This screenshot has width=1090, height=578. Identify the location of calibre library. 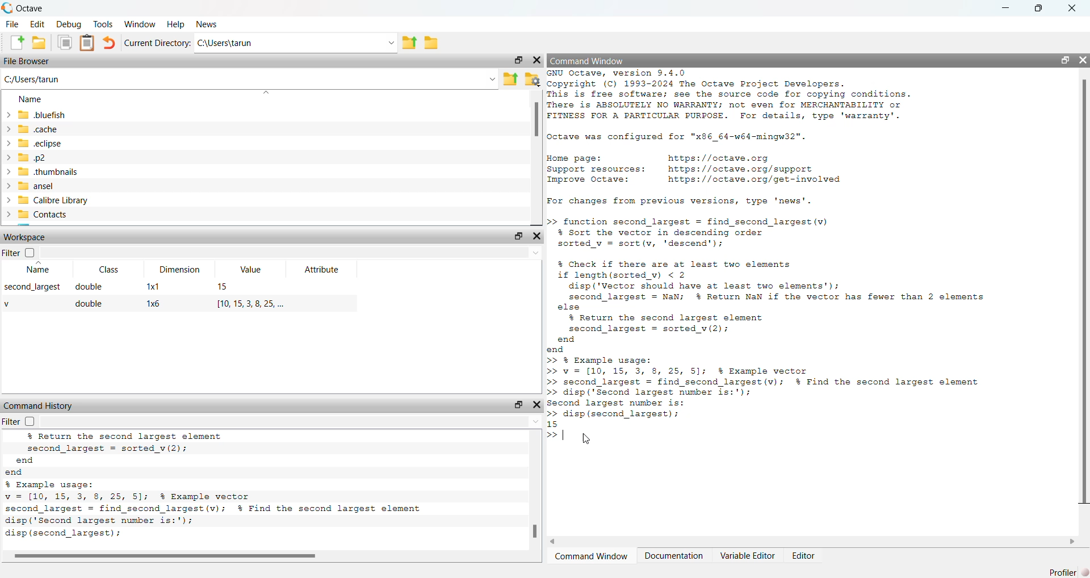
(57, 199).